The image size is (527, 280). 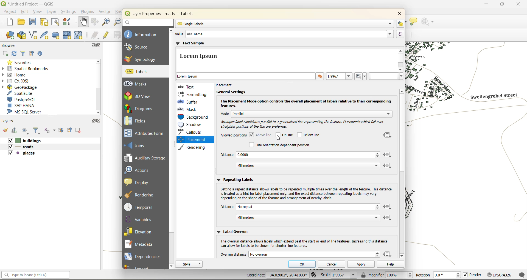 What do you see at coordinates (140, 207) in the screenshot?
I see `temporal` at bounding box center [140, 207].